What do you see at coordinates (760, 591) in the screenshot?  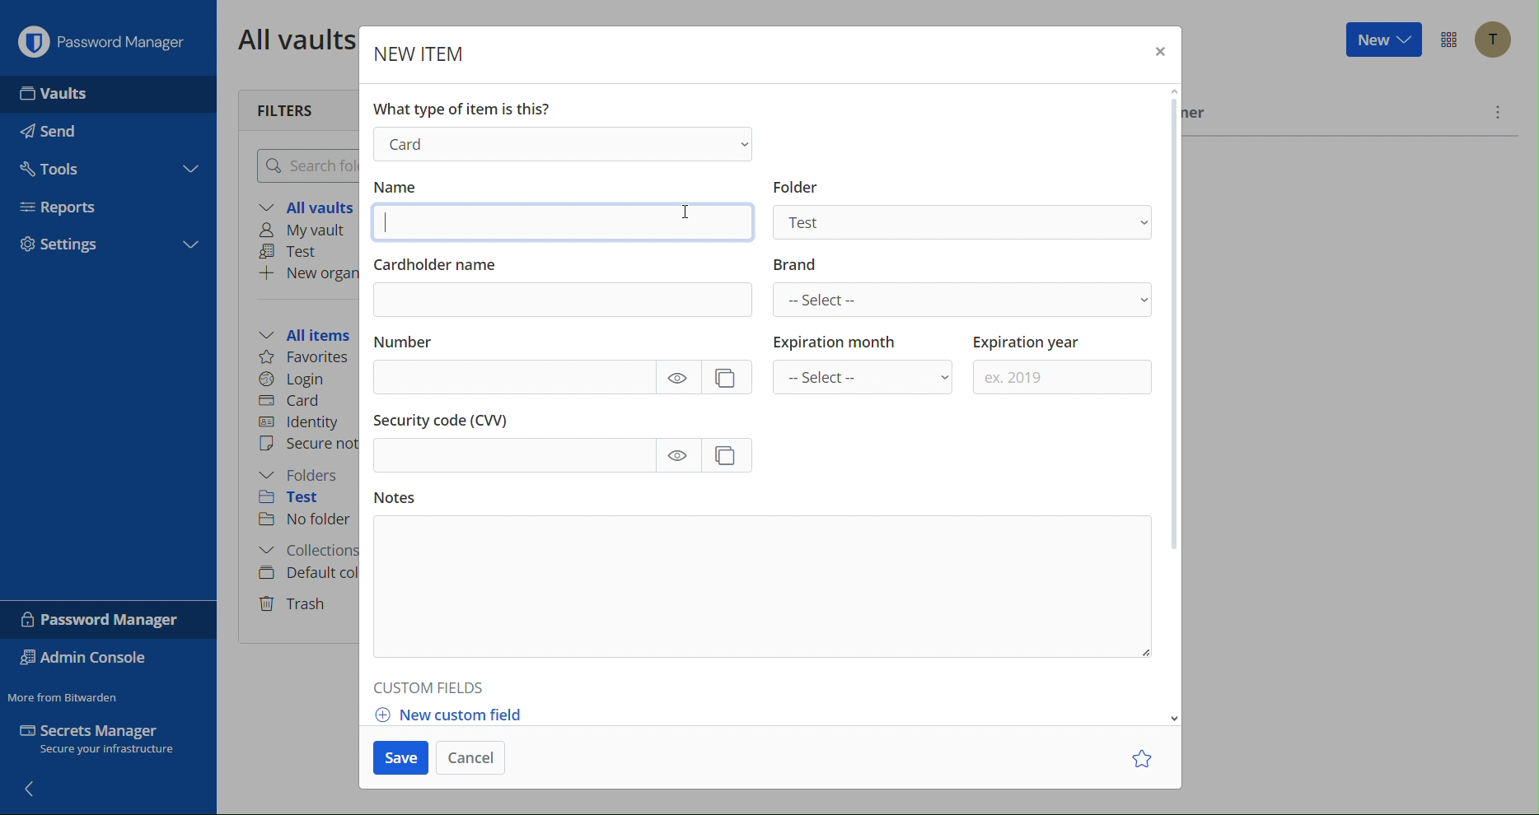 I see `Notes` at bounding box center [760, 591].